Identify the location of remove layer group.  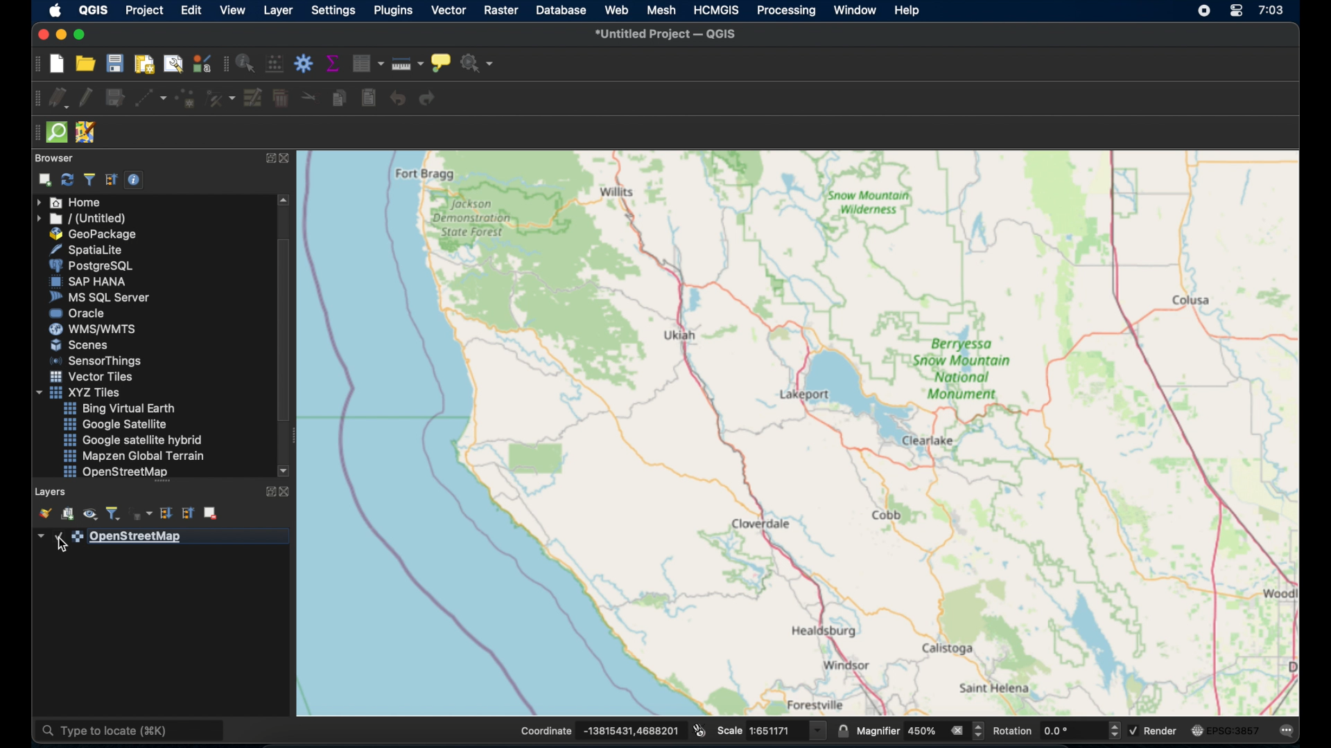
(212, 514).